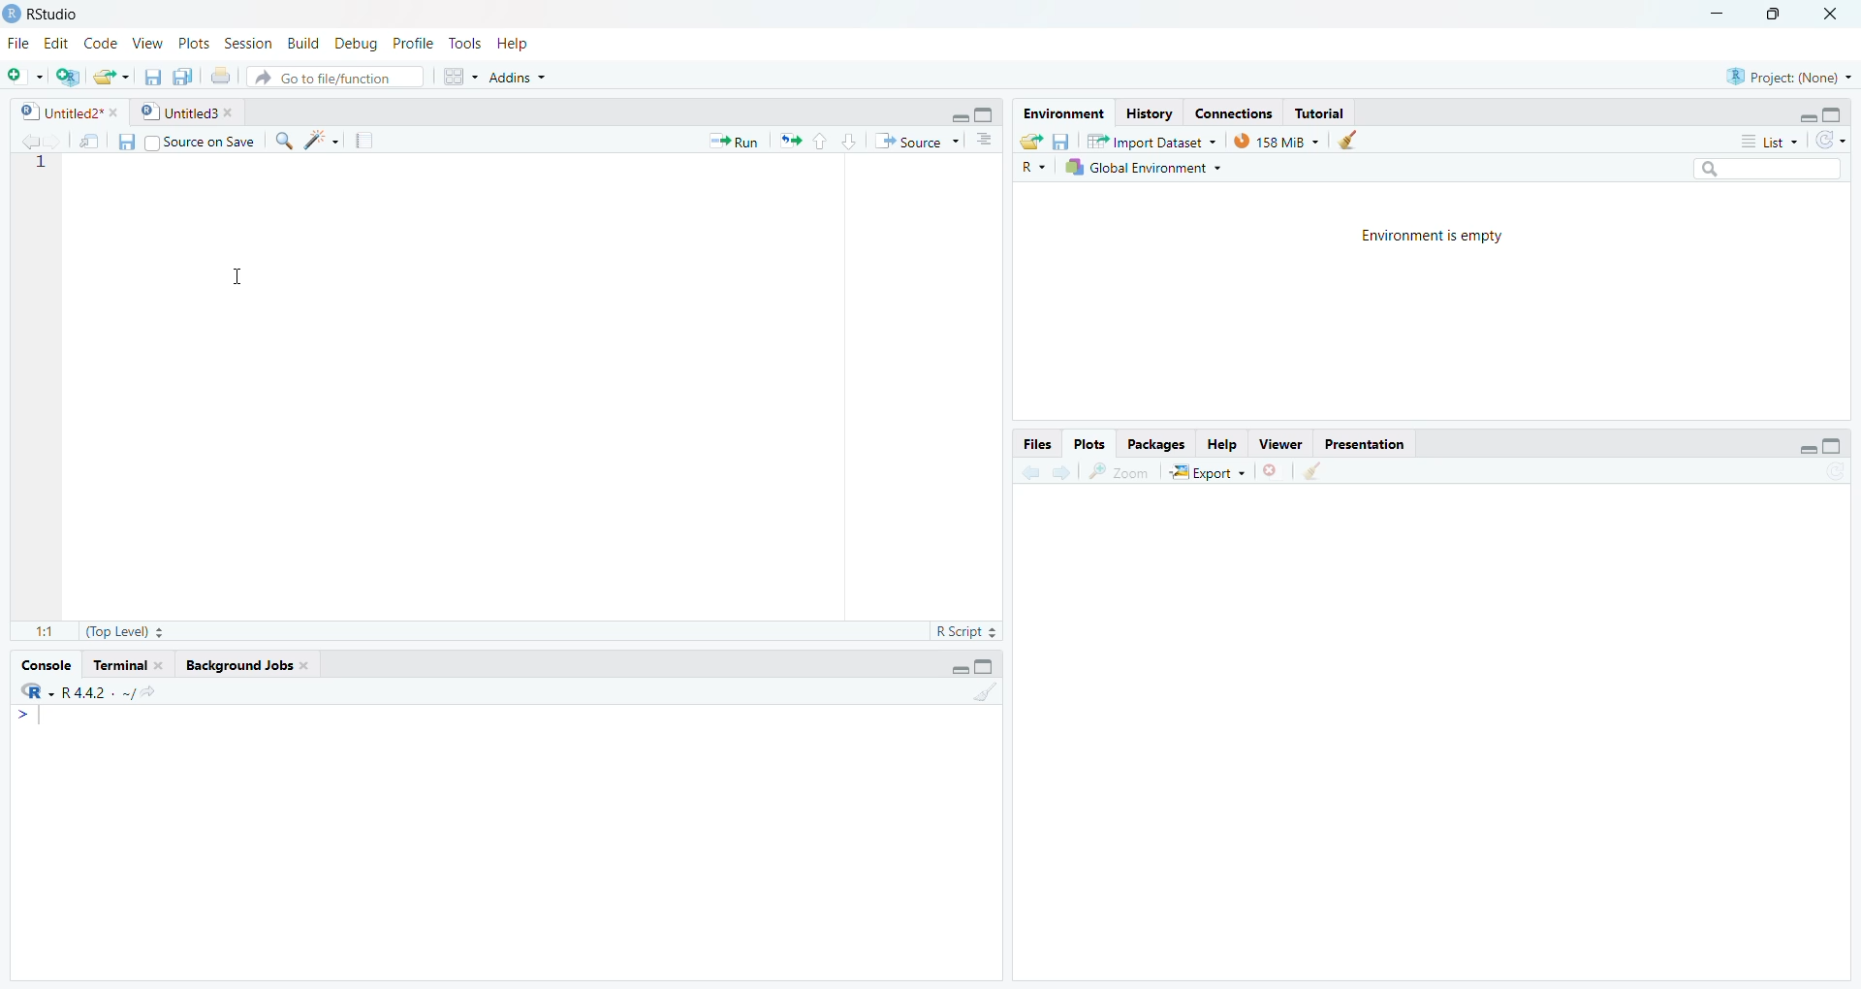 This screenshot has width=1861, height=989. What do you see at coordinates (1092, 443) in the screenshot?
I see `Plots` at bounding box center [1092, 443].